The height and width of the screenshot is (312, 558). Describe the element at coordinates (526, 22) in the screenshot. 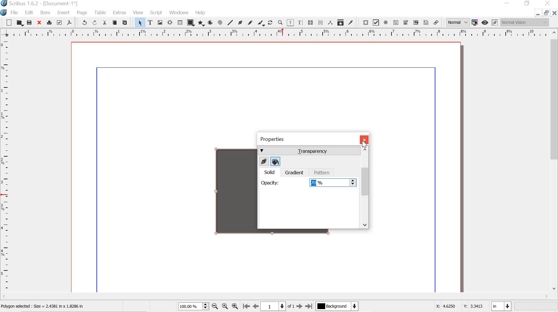

I see `Normal vision` at that location.